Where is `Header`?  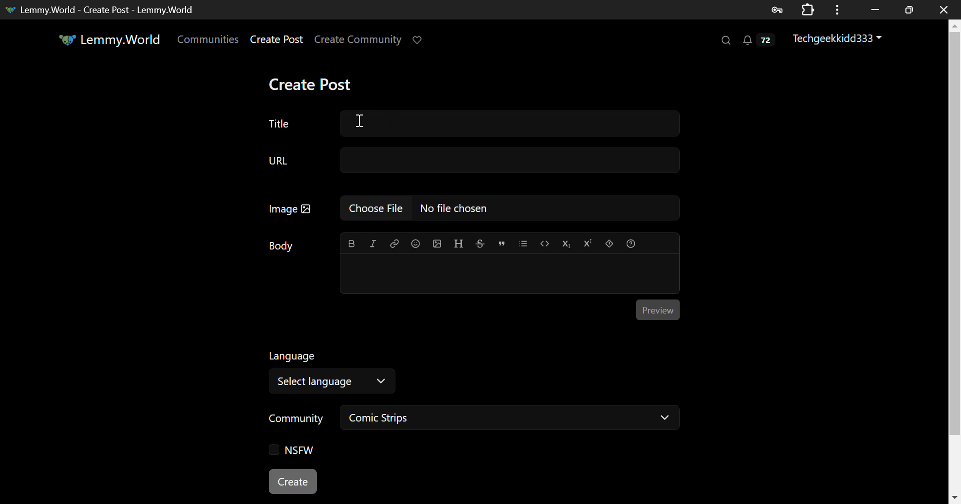 Header is located at coordinates (459, 243).